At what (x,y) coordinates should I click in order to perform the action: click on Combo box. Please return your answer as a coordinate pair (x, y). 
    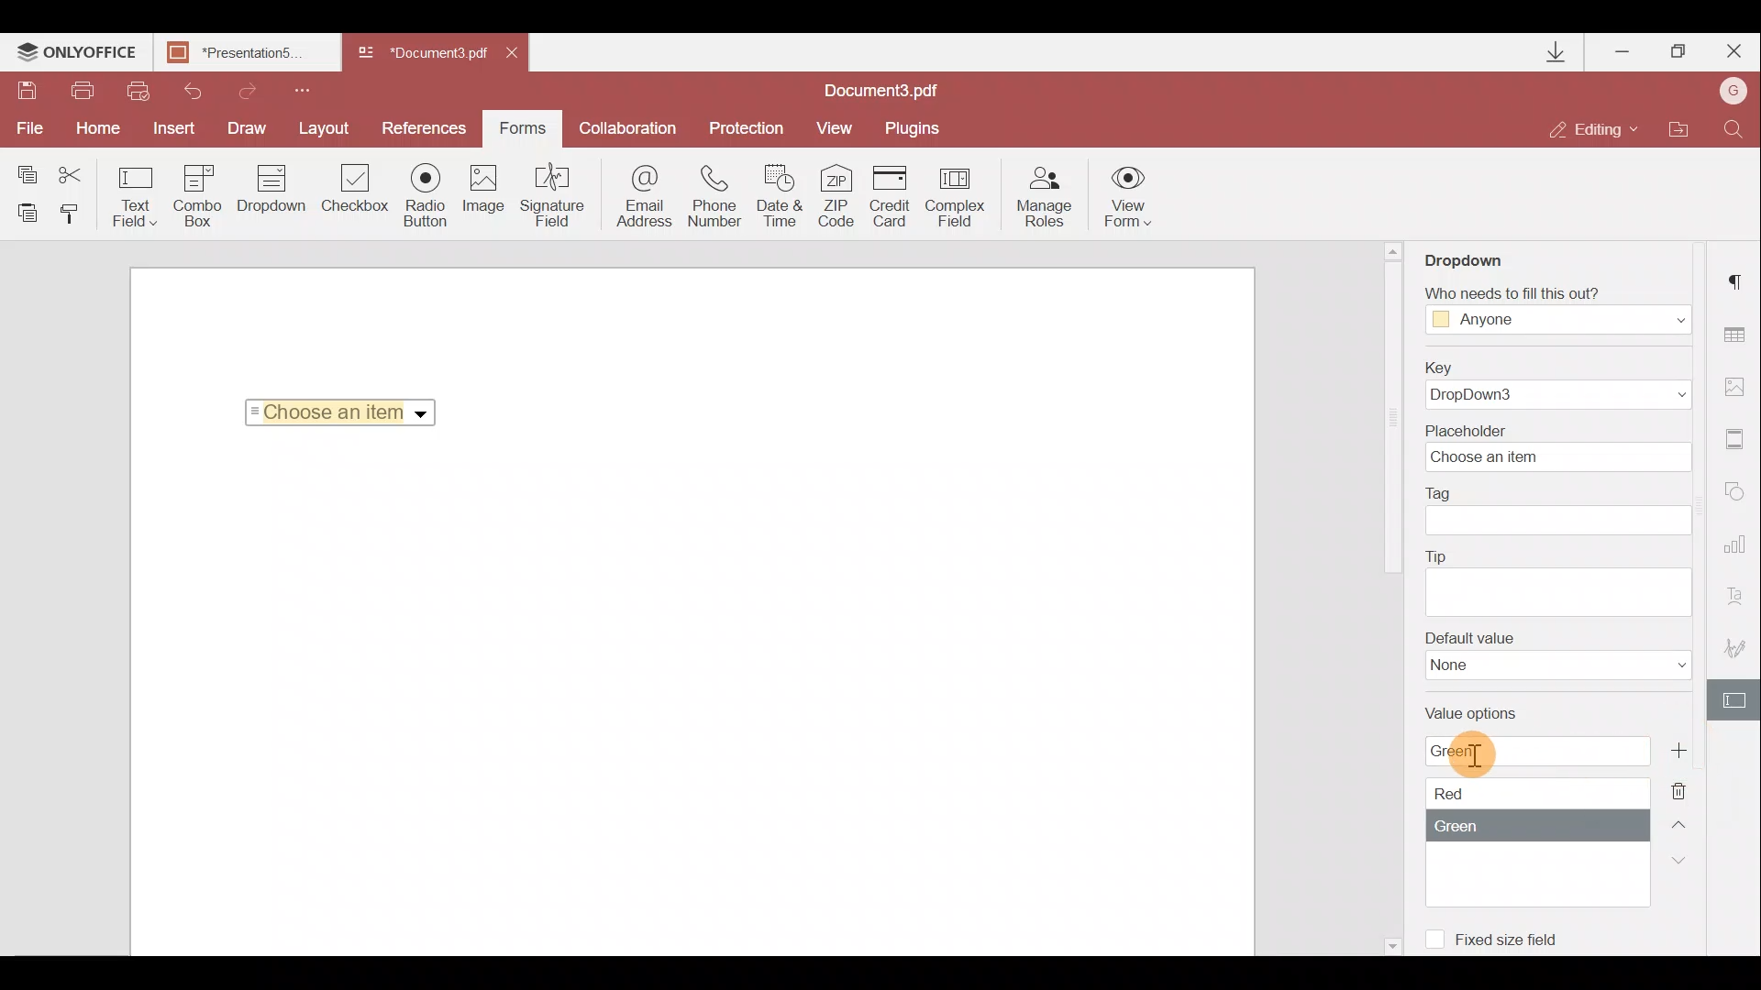
    Looking at the image, I should click on (196, 196).